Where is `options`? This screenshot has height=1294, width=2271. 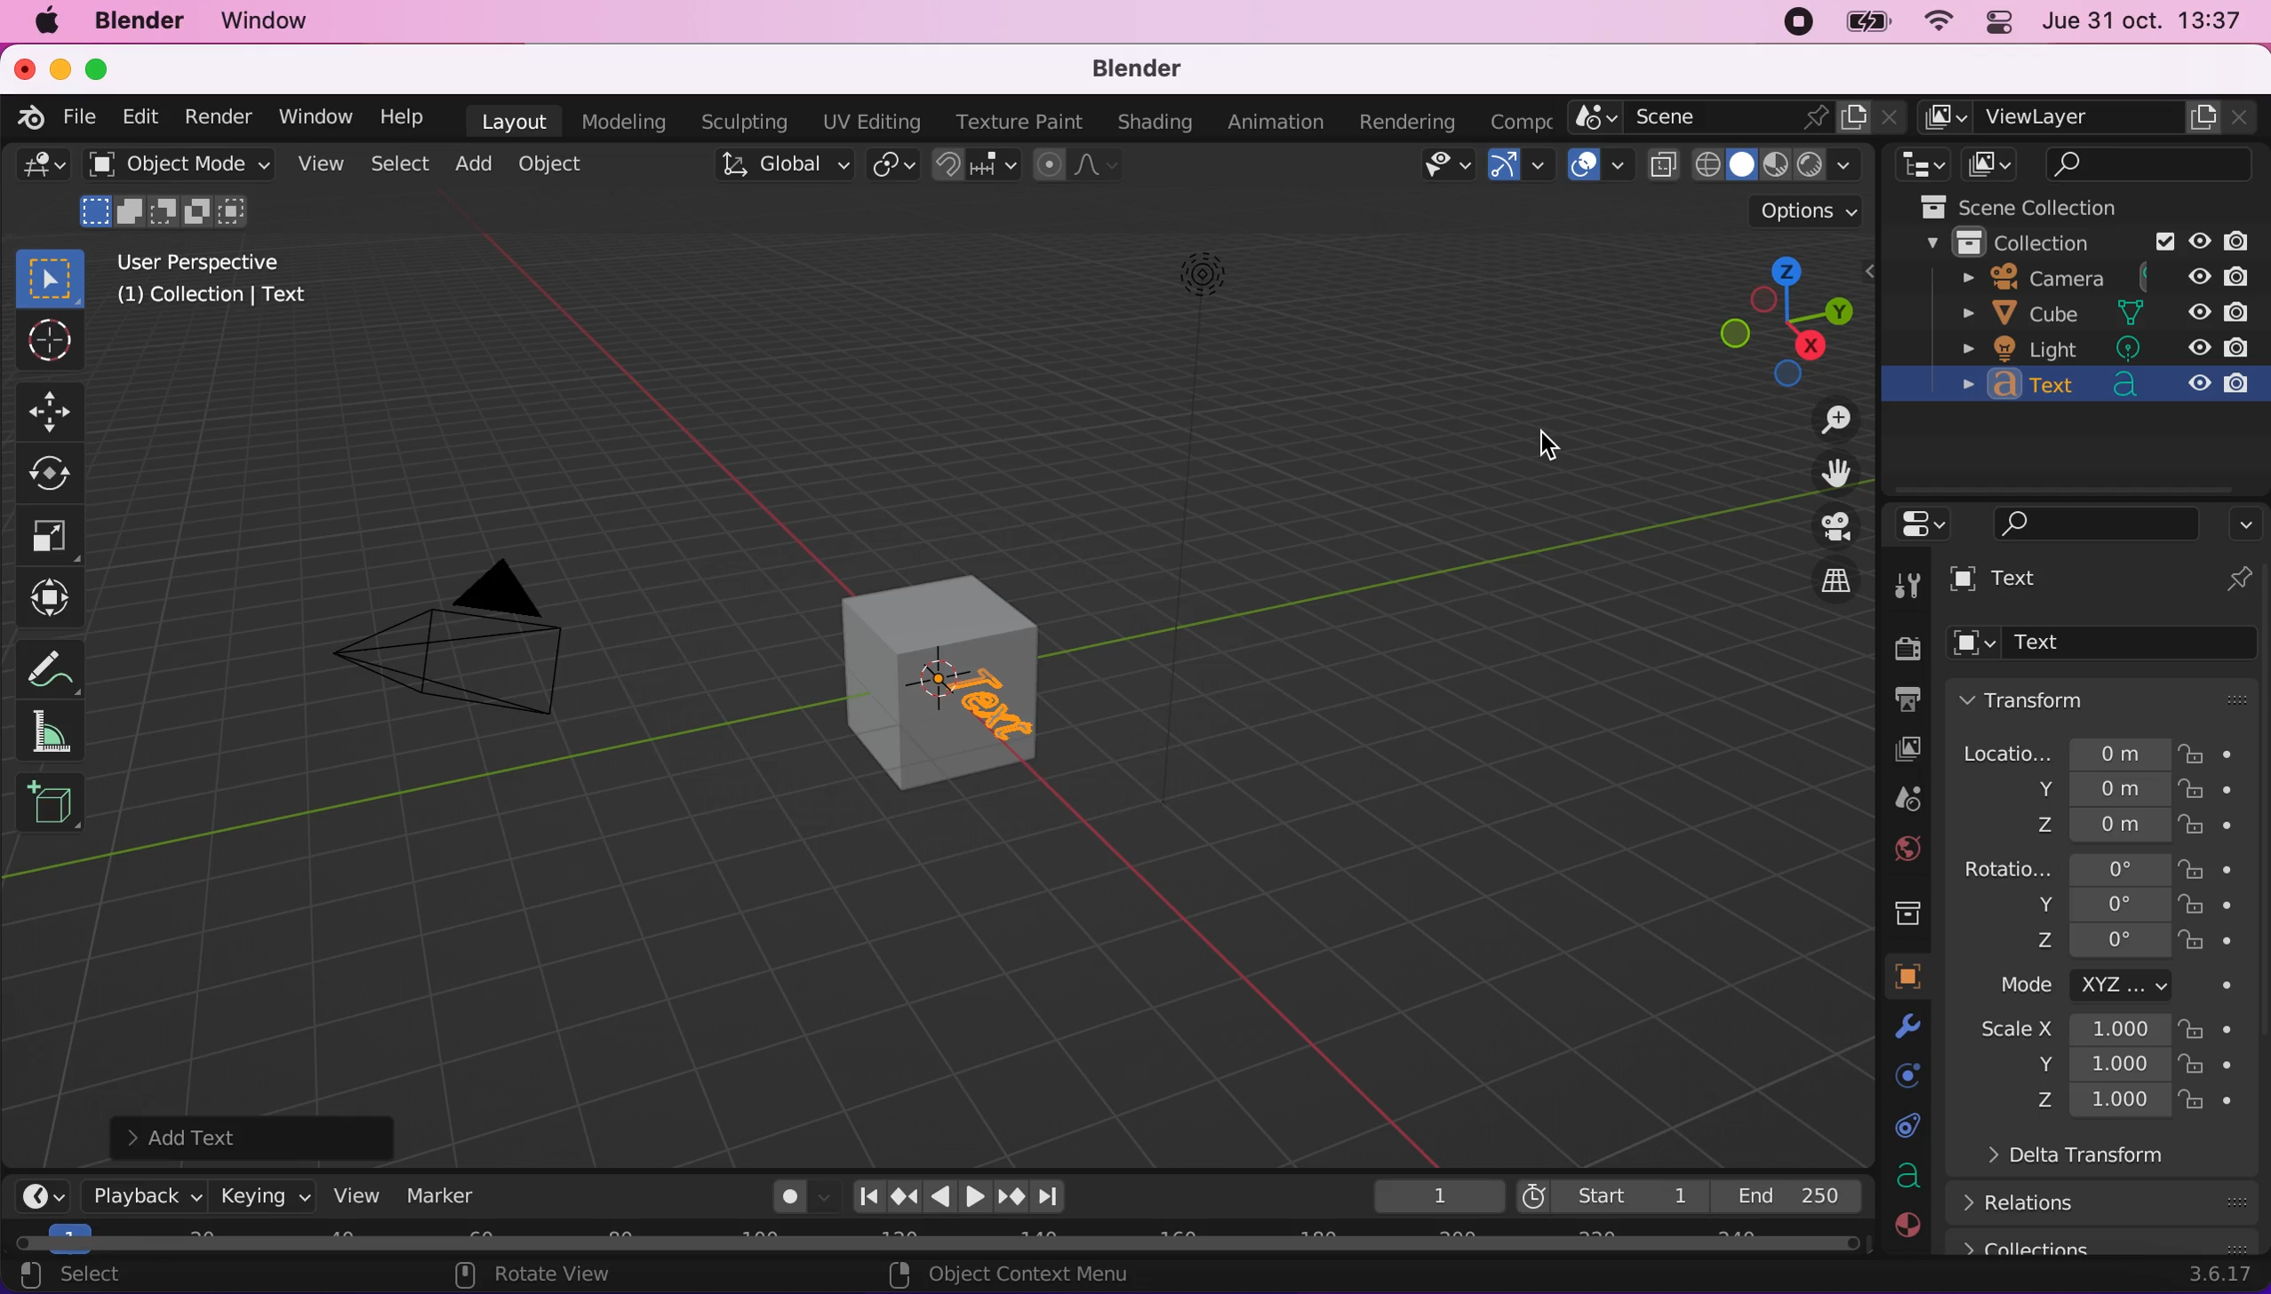 options is located at coordinates (1787, 212).